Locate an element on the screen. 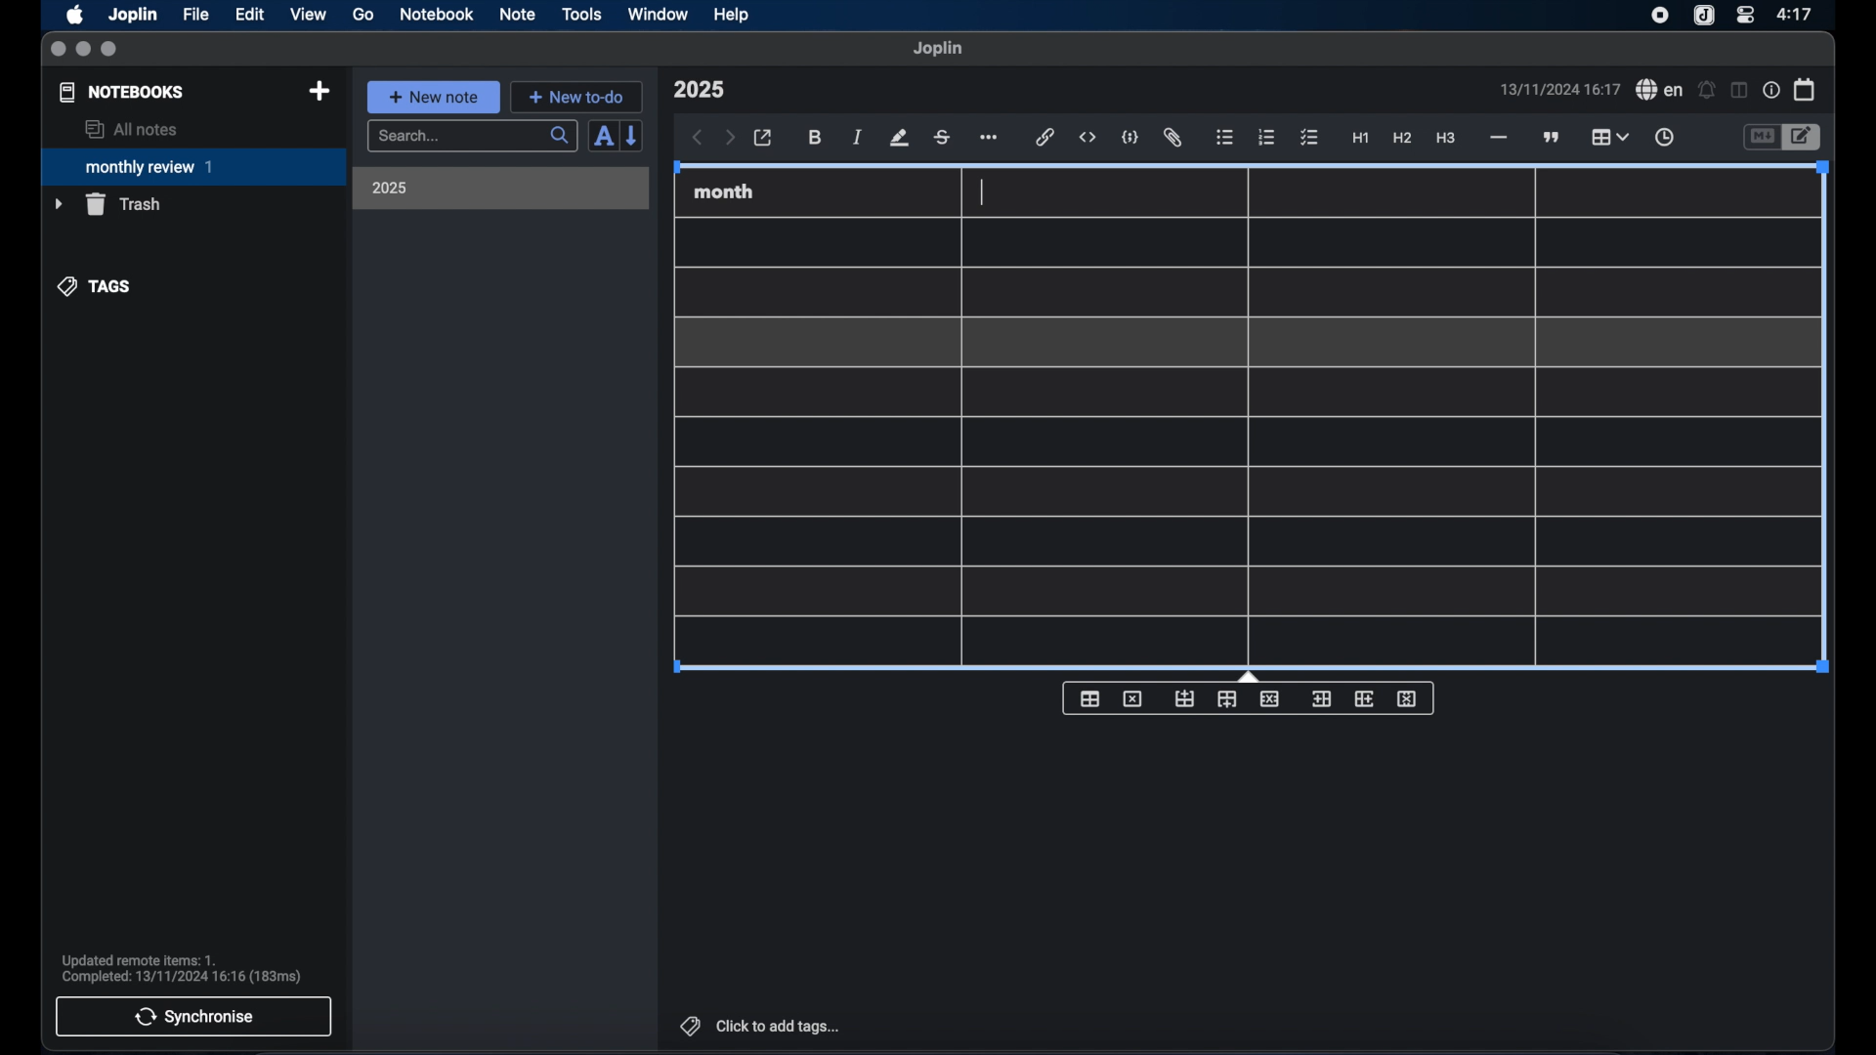 This screenshot has height=1055, width=1876. note properties is located at coordinates (1771, 91).